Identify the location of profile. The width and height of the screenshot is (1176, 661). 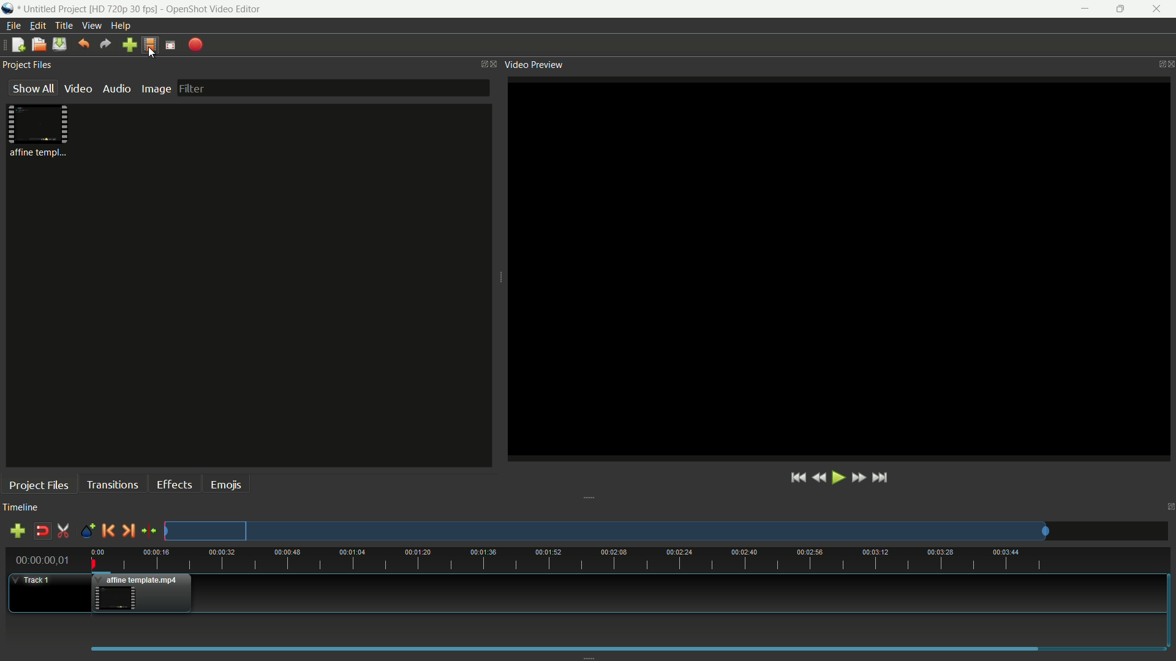
(151, 46).